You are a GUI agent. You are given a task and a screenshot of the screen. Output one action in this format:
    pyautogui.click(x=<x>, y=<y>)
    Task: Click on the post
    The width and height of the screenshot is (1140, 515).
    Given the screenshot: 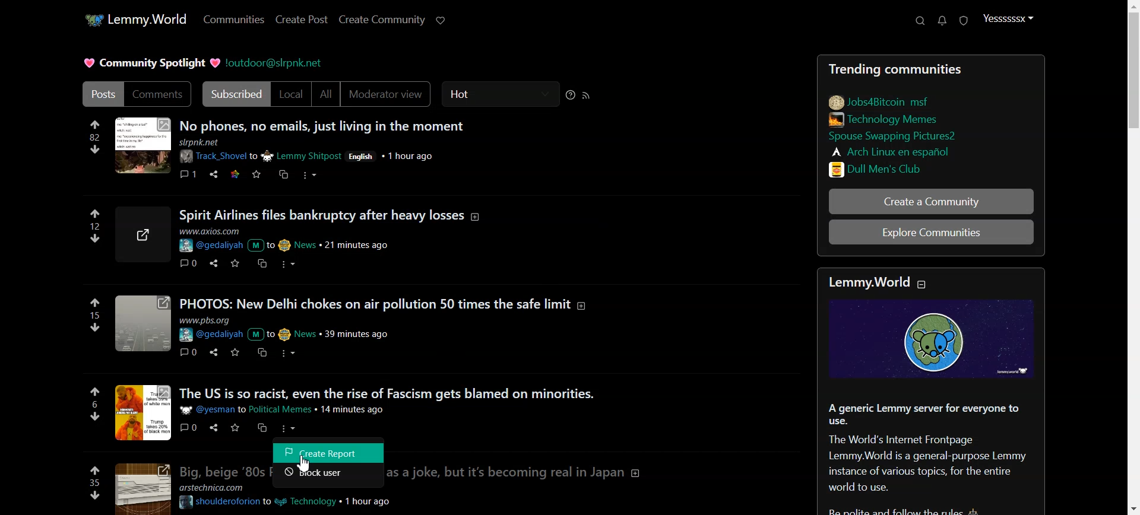 What is the action you would take?
    pyautogui.click(x=220, y=471)
    